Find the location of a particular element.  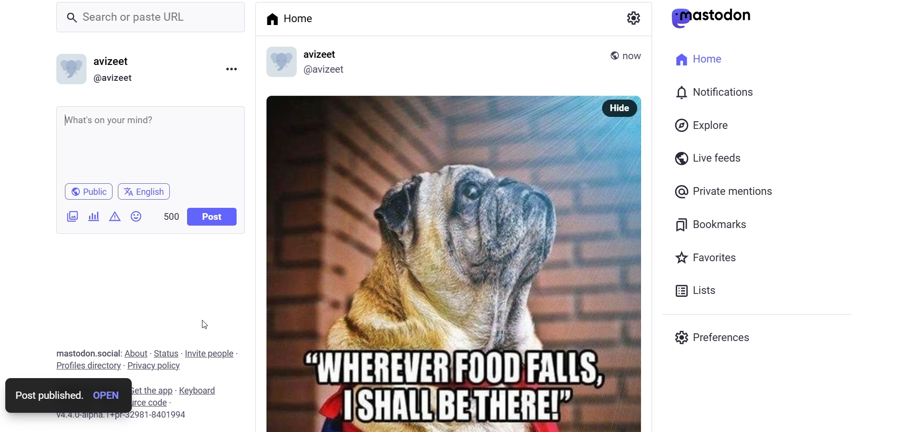

writing area is located at coordinates (159, 140).